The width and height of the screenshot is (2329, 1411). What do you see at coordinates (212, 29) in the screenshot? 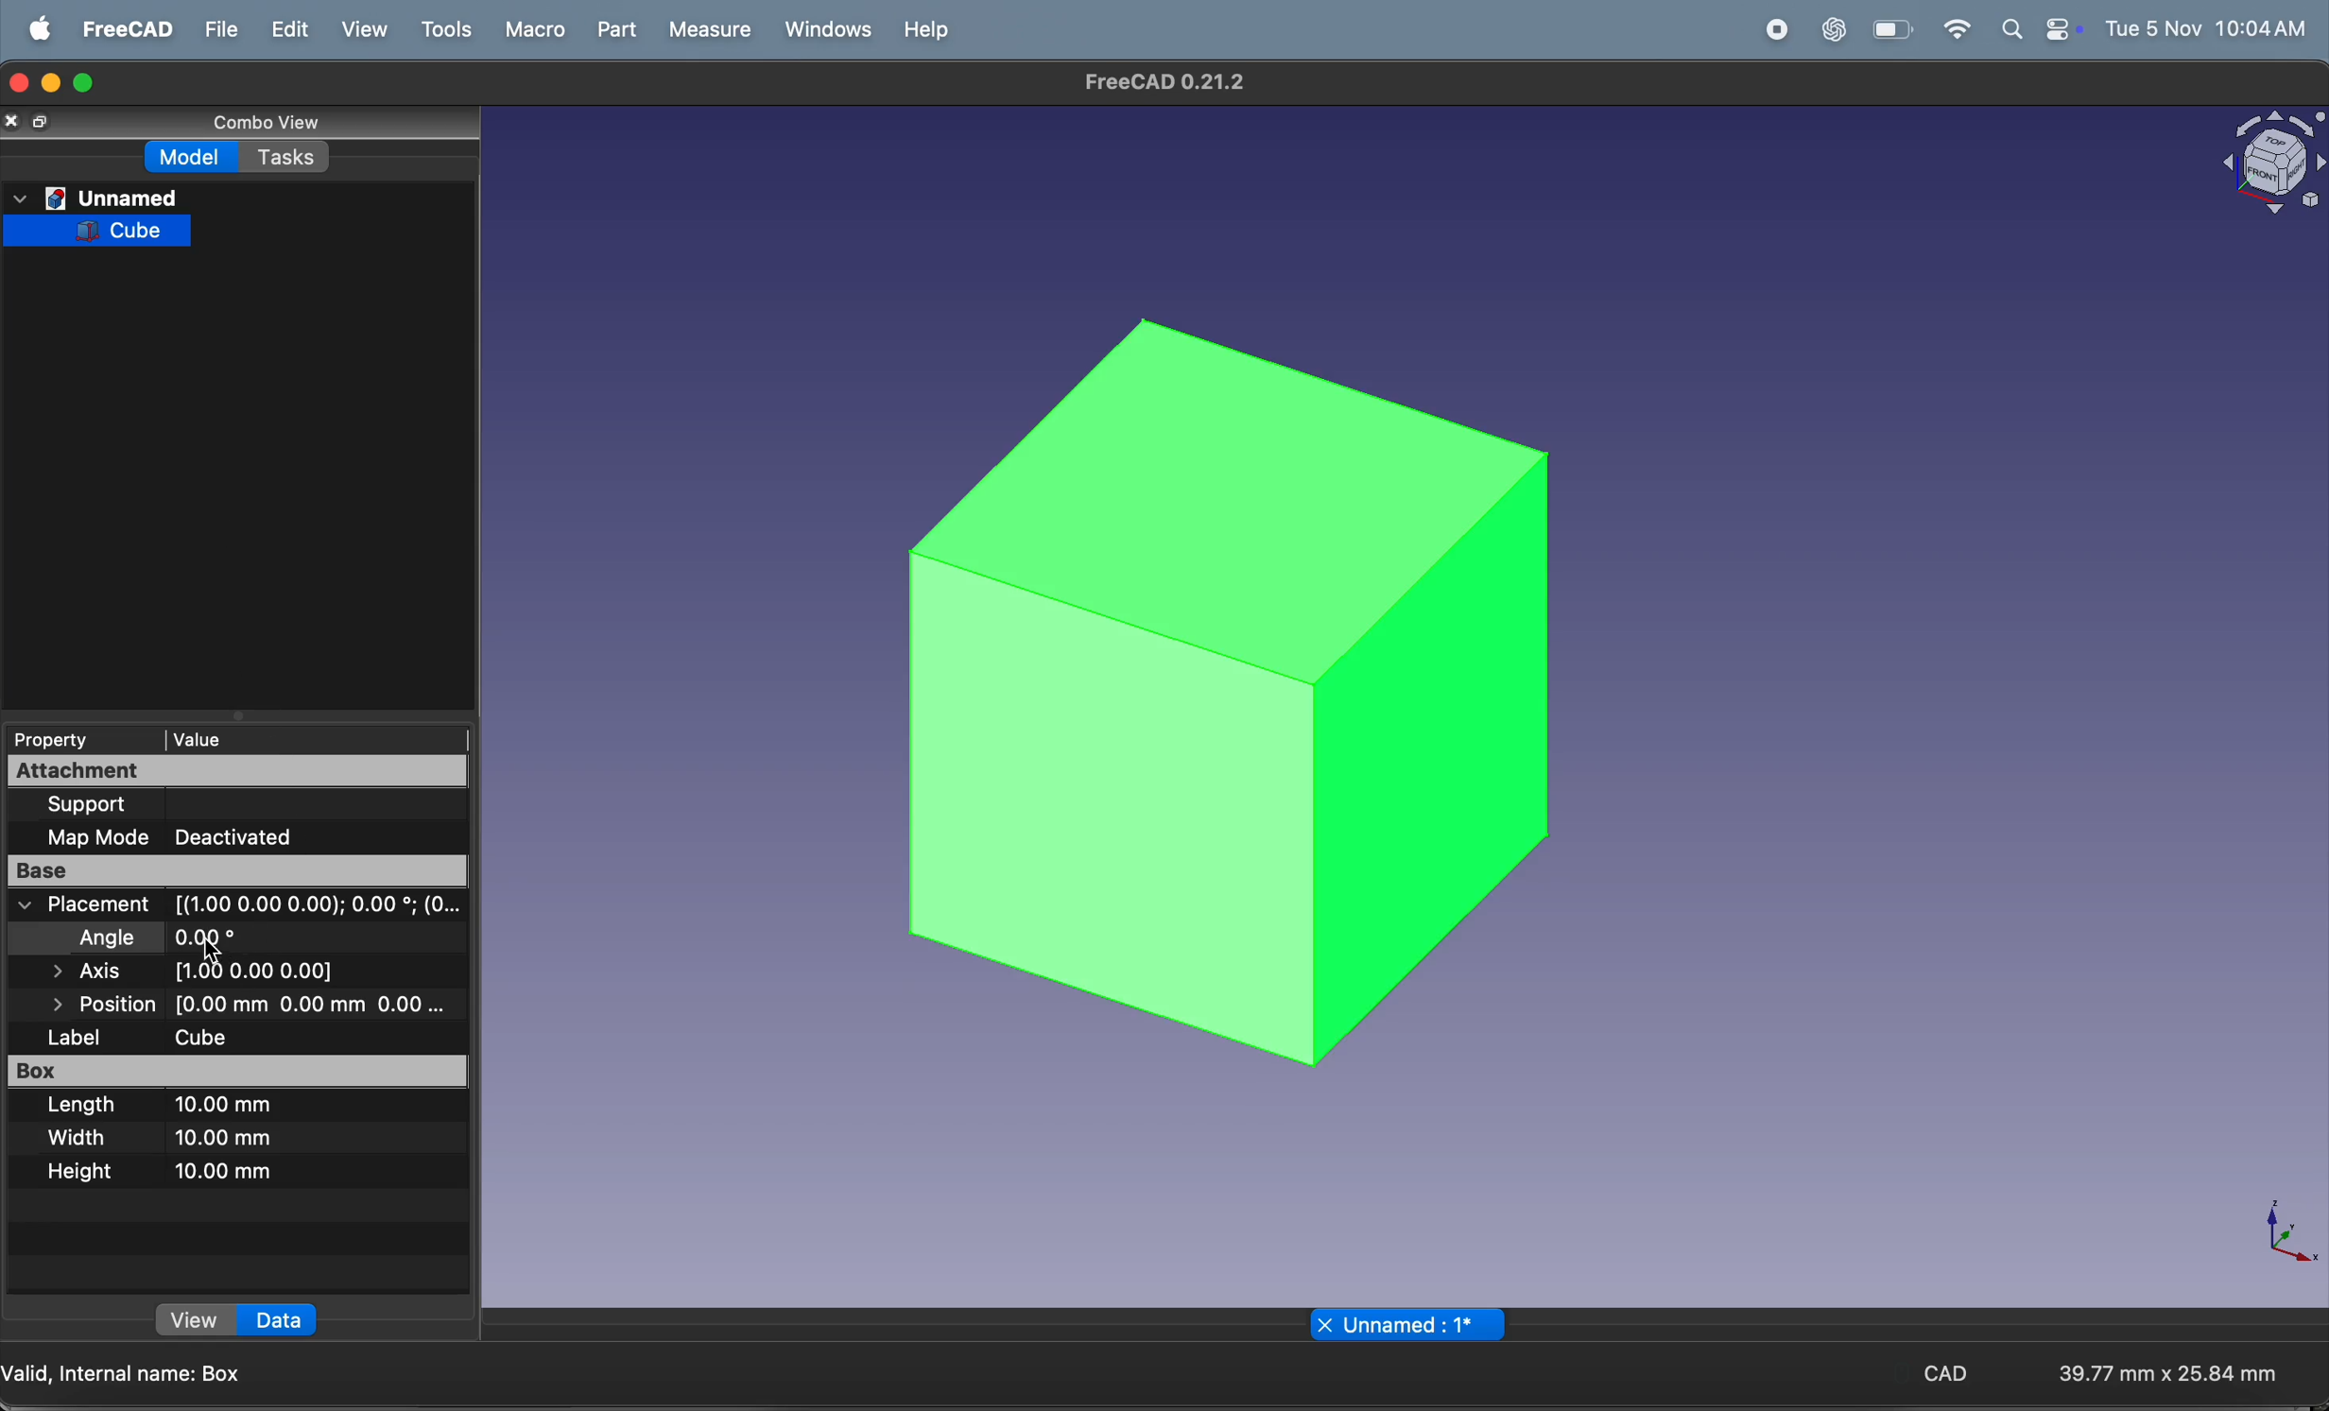
I see `file` at bounding box center [212, 29].